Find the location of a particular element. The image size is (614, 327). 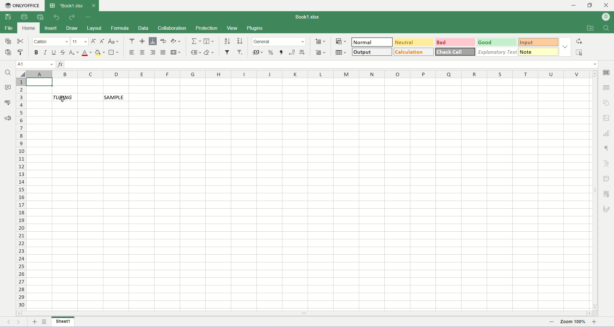

italic is located at coordinates (45, 53).